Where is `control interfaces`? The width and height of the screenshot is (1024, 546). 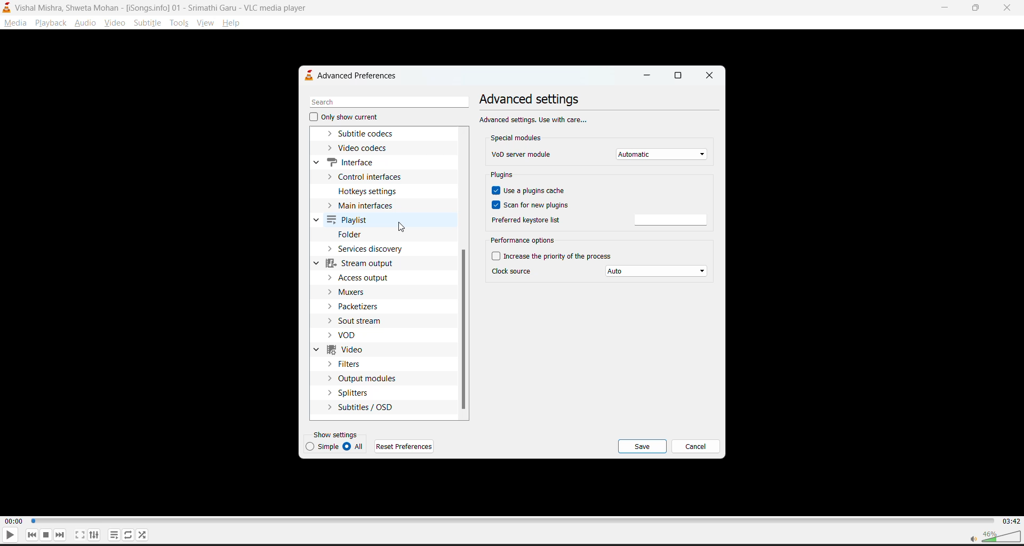 control interfaces is located at coordinates (369, 177).